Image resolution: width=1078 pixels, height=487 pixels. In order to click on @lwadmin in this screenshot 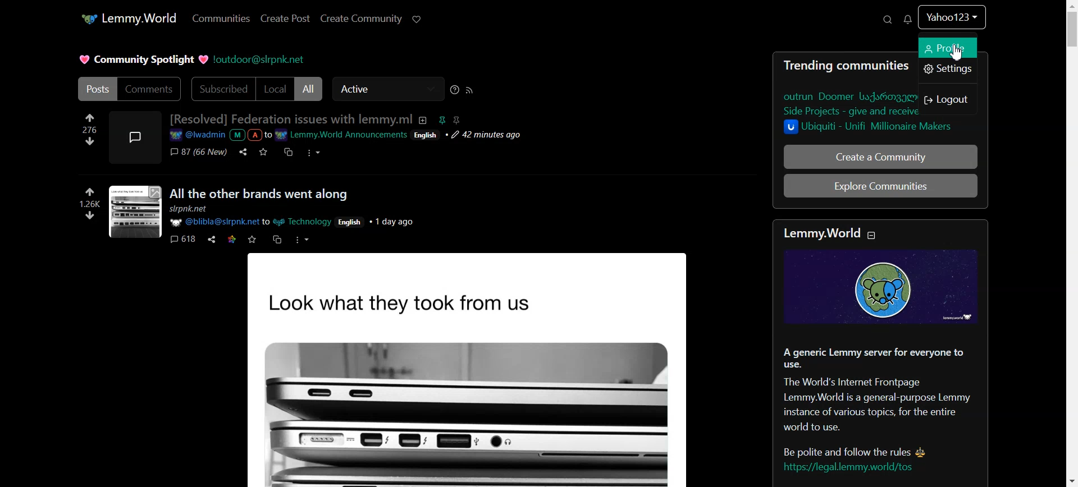, I will do `click(197, 136)`.